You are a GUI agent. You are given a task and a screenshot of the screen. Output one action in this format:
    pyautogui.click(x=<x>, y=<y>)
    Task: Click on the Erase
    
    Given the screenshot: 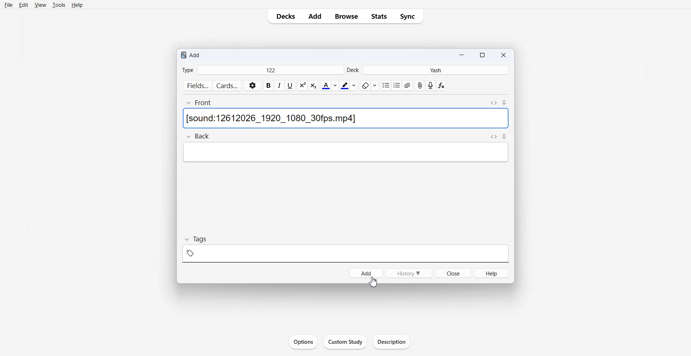 What is the action you would take?
    pyautogui.click(x=369, y=86)
    